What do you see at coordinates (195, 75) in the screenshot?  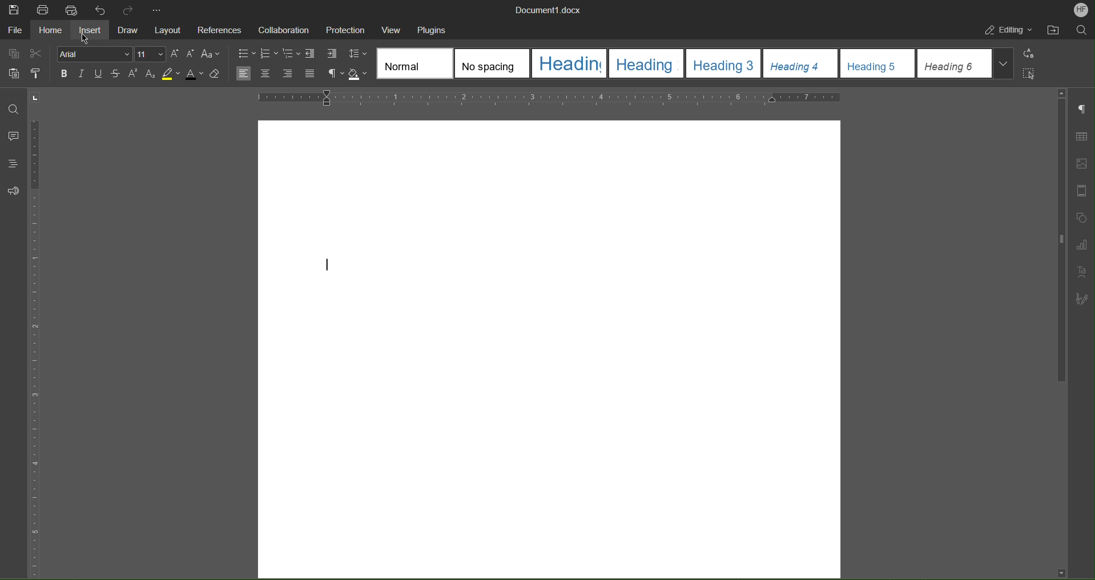 I see `Text Color` at bounding box center [195, 75].